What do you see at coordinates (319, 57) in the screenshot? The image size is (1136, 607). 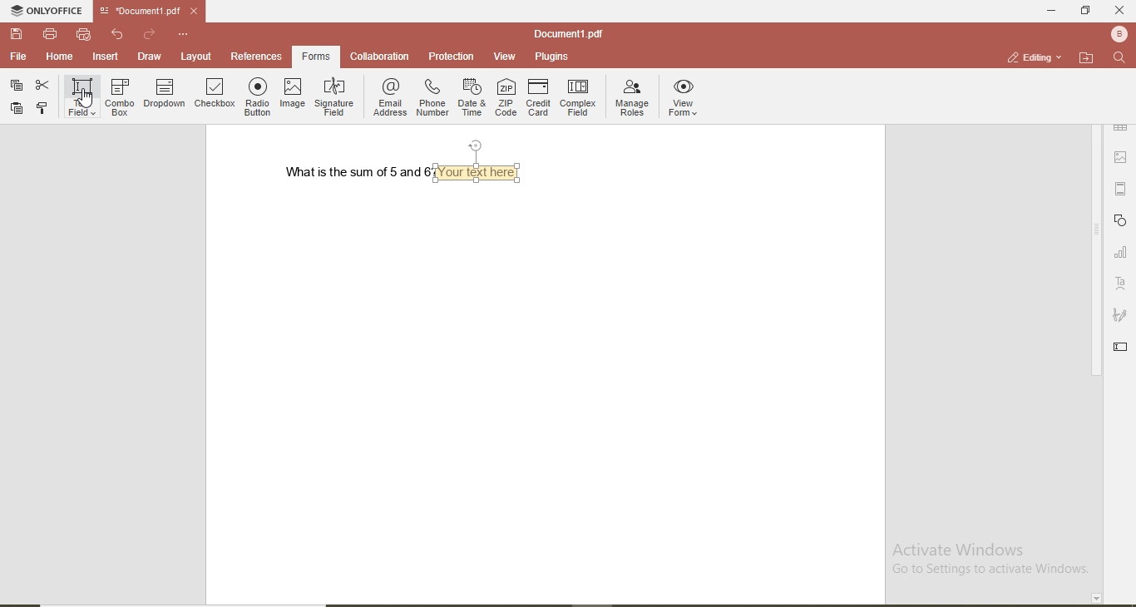 I see `highlighted` at bounding box center [319, 57].